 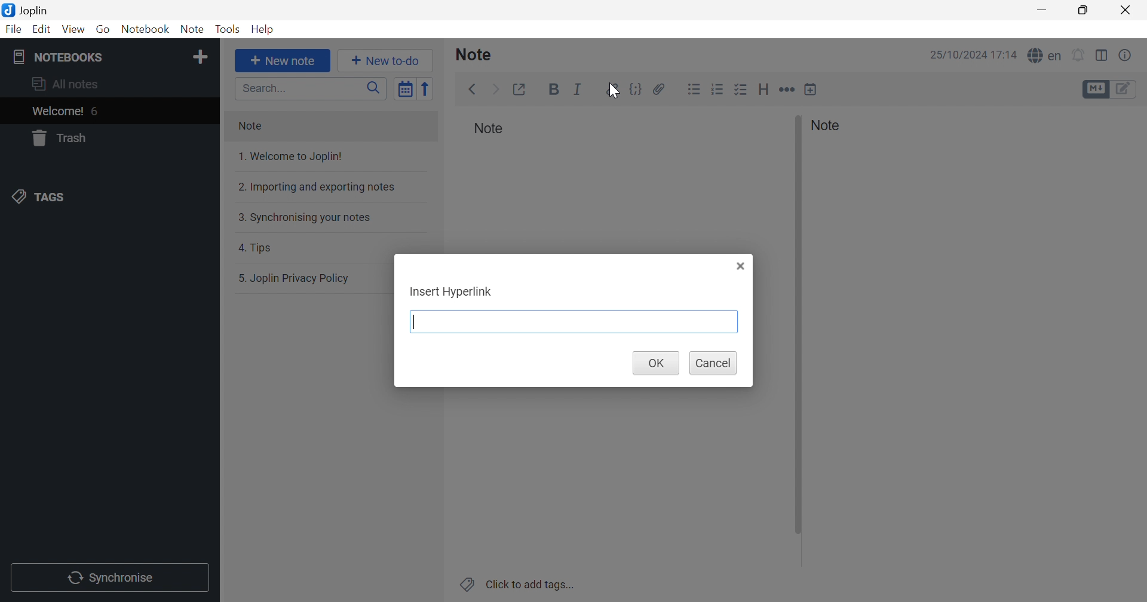 What do you see at coordinates (329, 187) in the screenshot?
I see `2. Importing and exporting notes` at bounding box center [329, 187].